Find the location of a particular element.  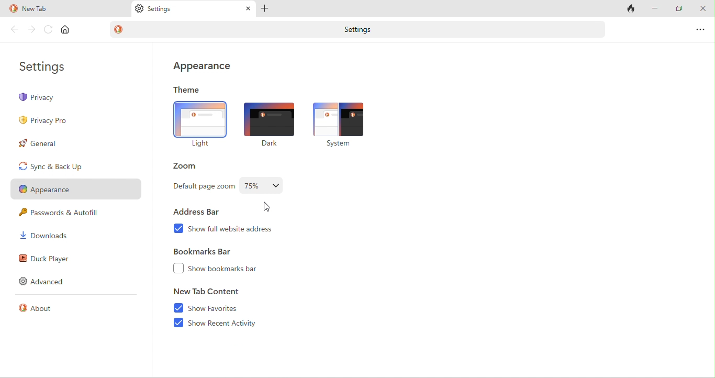

system is located at coordinates (340, 125).